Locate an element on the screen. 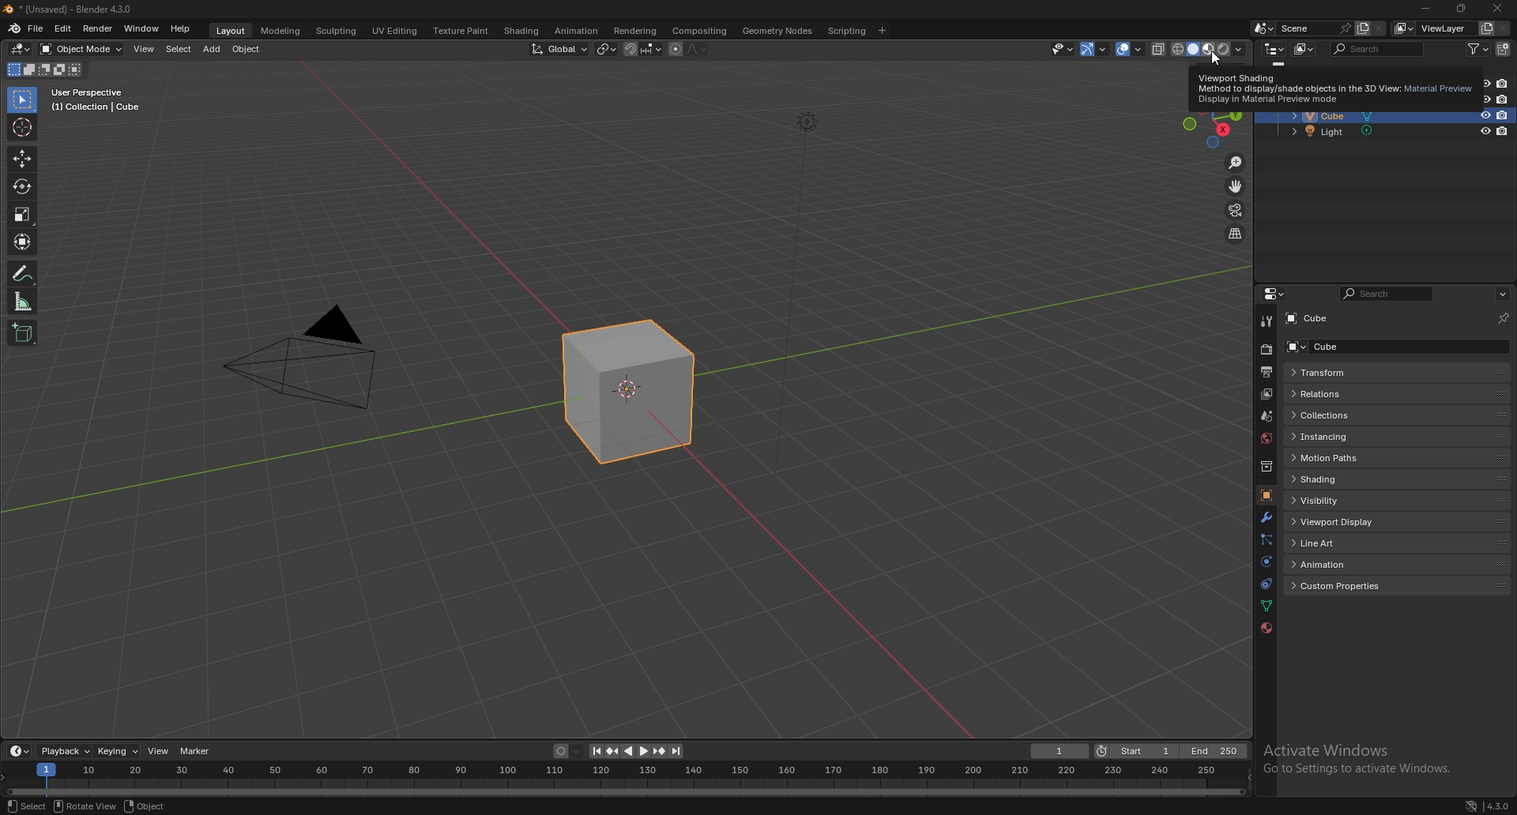 This screenshot has width=1517, height=815. line art is located at coordinates (1353, 542).